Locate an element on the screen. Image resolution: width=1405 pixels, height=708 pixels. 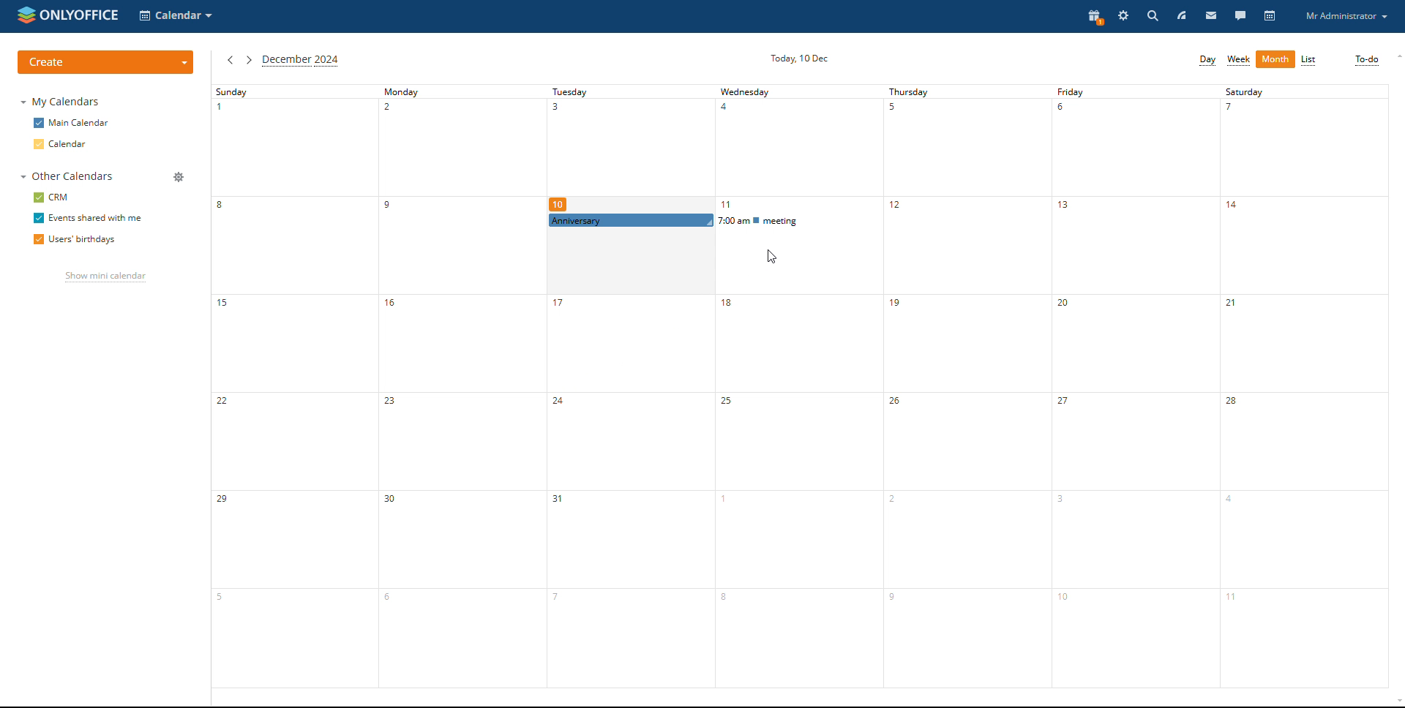
week view is located at coordinates (1239, 61).